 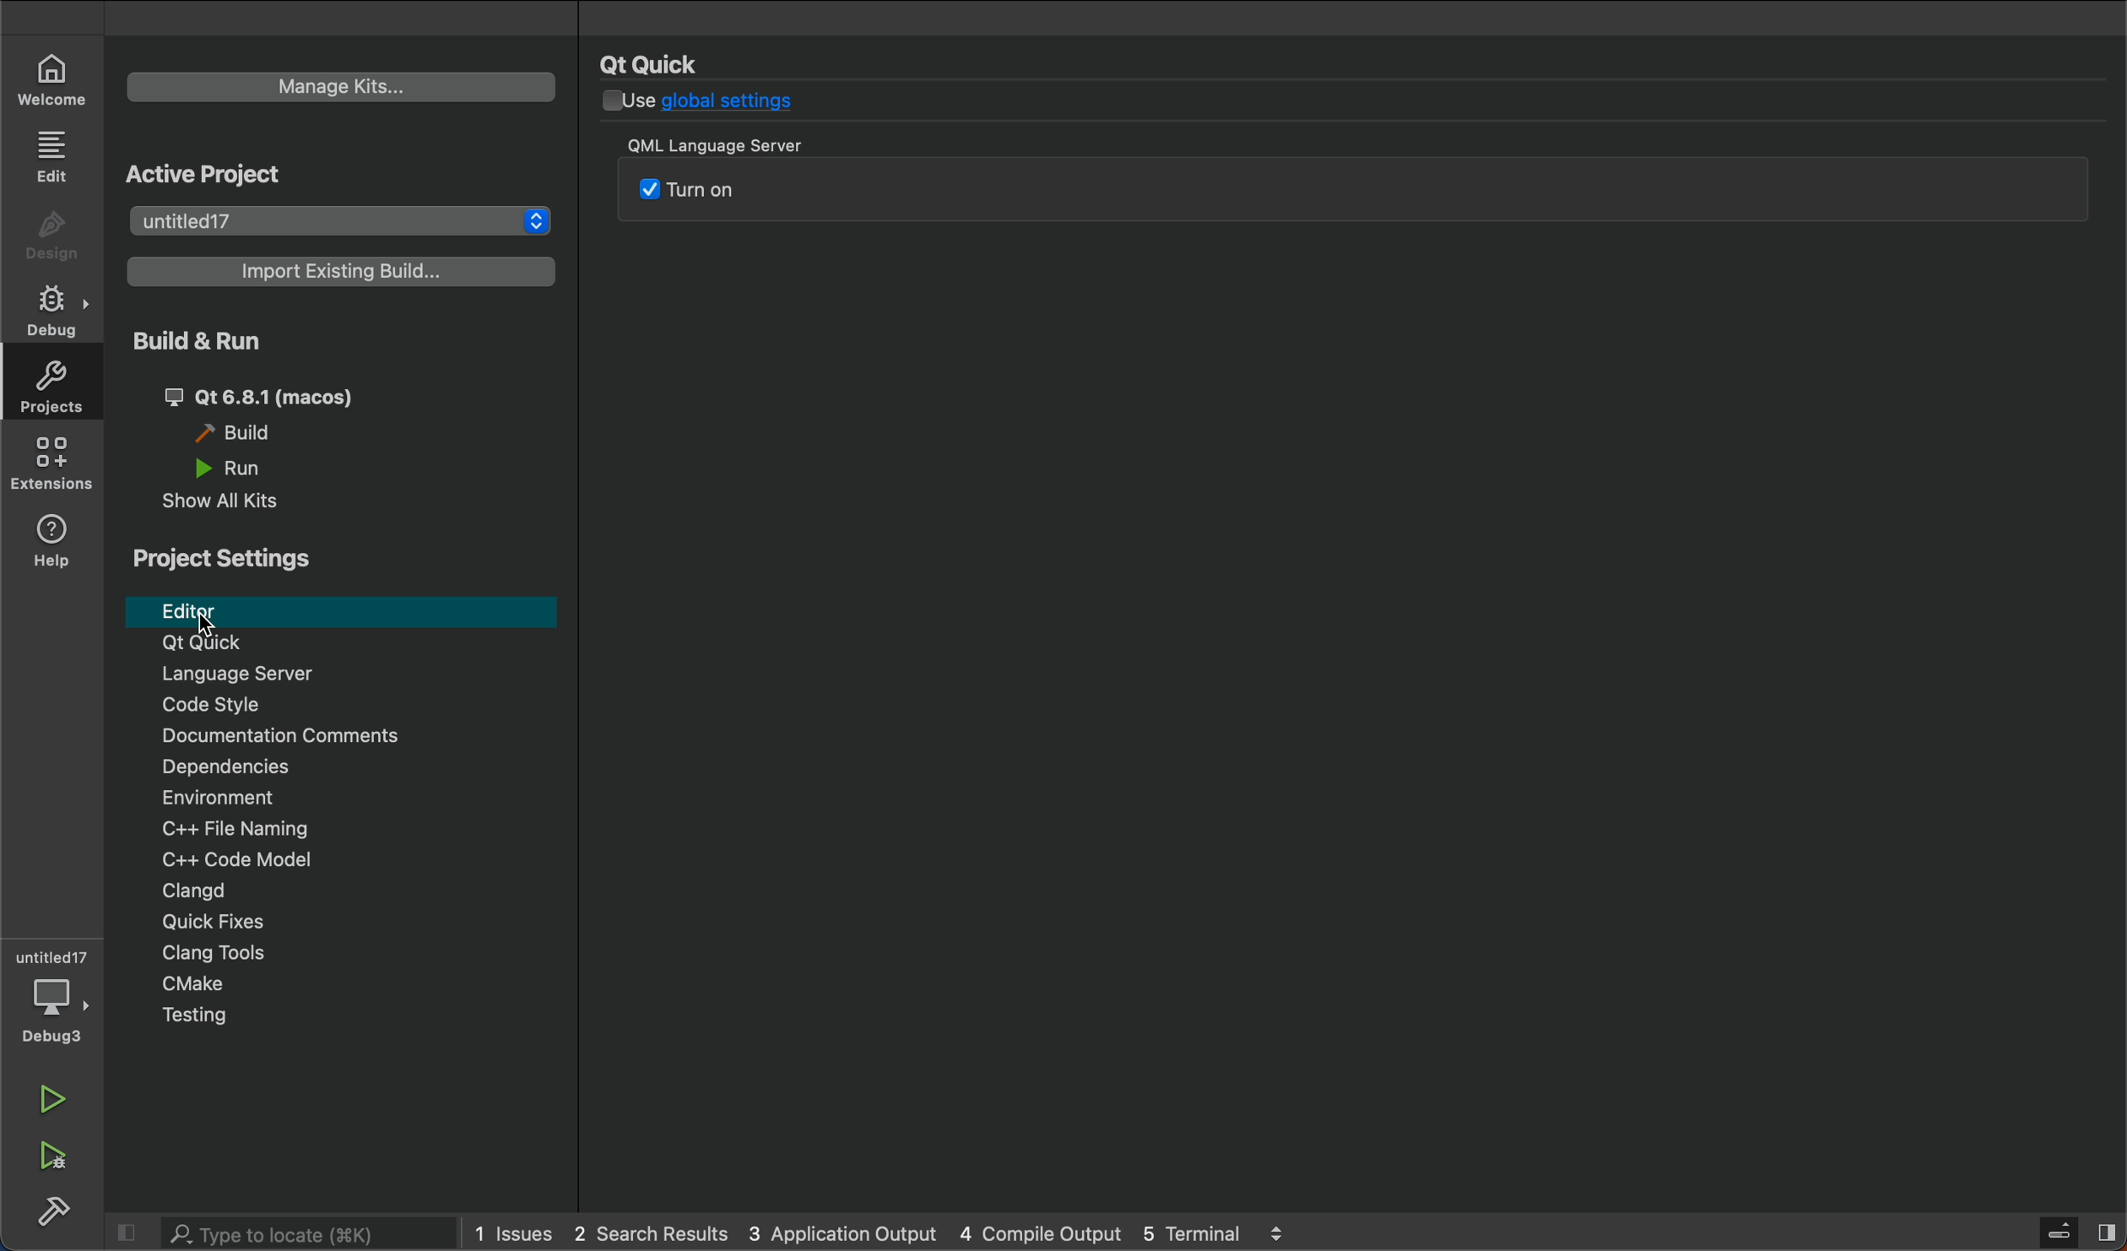 What do you see at coordinates (1241, 1229) in the screenshot?
I see `terminal` at bounding box center [1241, 1229].